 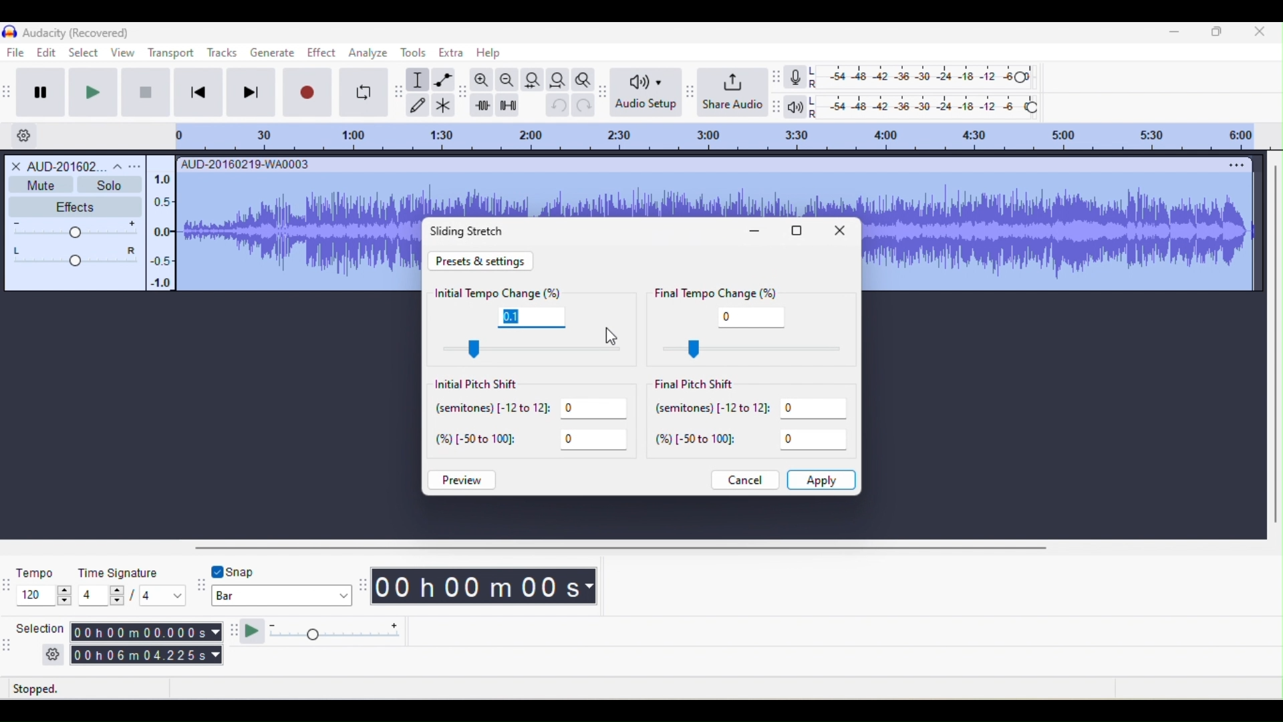 What do you see at coordinates (443, 105) in the screenshot?
I see `multi tool` at bounding box center [443, 105].